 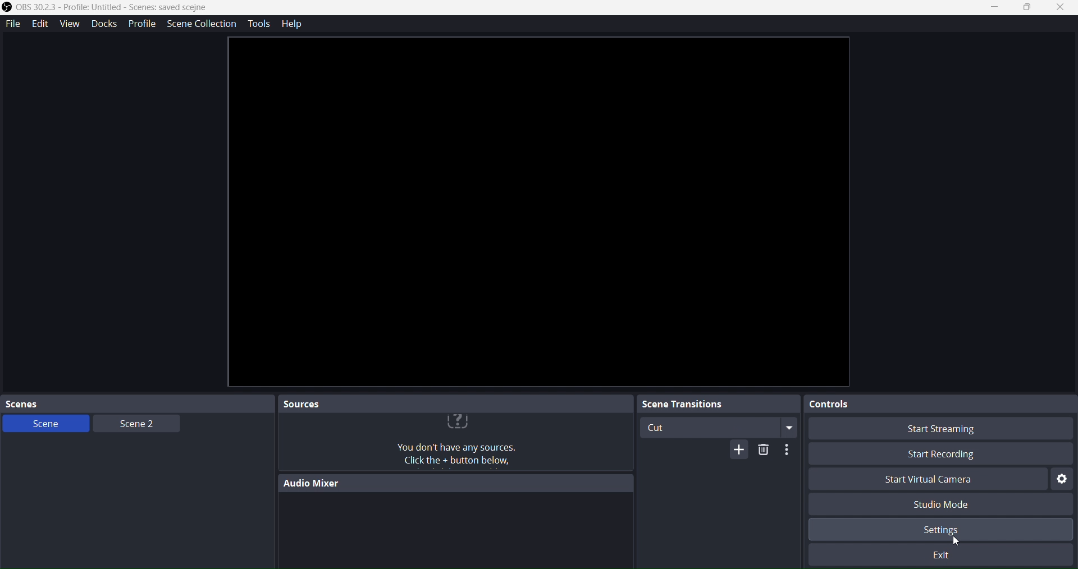 I want to click on Studio Mode, so click(x=954, y=505).